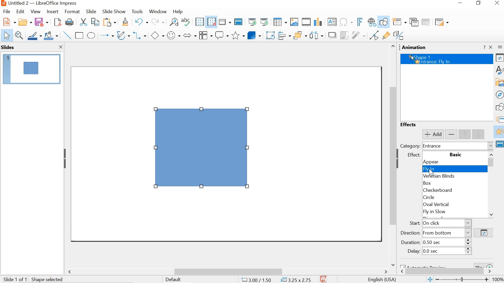 This screenshot has height=283, width=504. What do you see at coordinates (158, 35) in the screenshot?
I see `basic shapes` at bounding box center [158, 35].